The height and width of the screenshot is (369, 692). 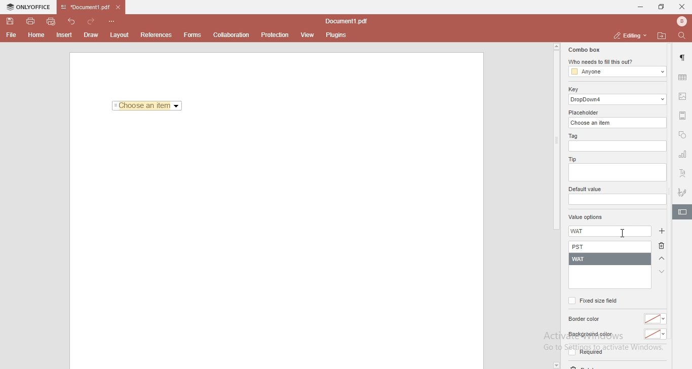 What do you see at coordinates (592, 301) in the screenshot?
I see `fixed size field` at bounding box center [592, 301].